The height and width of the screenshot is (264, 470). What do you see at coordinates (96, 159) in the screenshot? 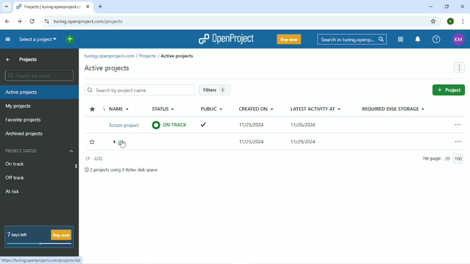
I see `(1-2/2)` at bounding box center [96, 159].